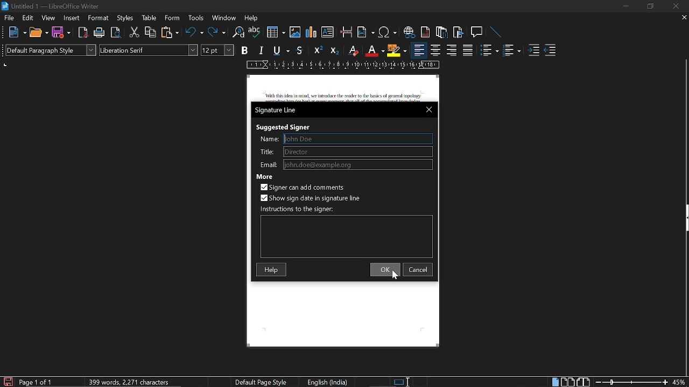  Describe the element at coordinates (281, 51) in the screenshot. I see `underline` at that location.